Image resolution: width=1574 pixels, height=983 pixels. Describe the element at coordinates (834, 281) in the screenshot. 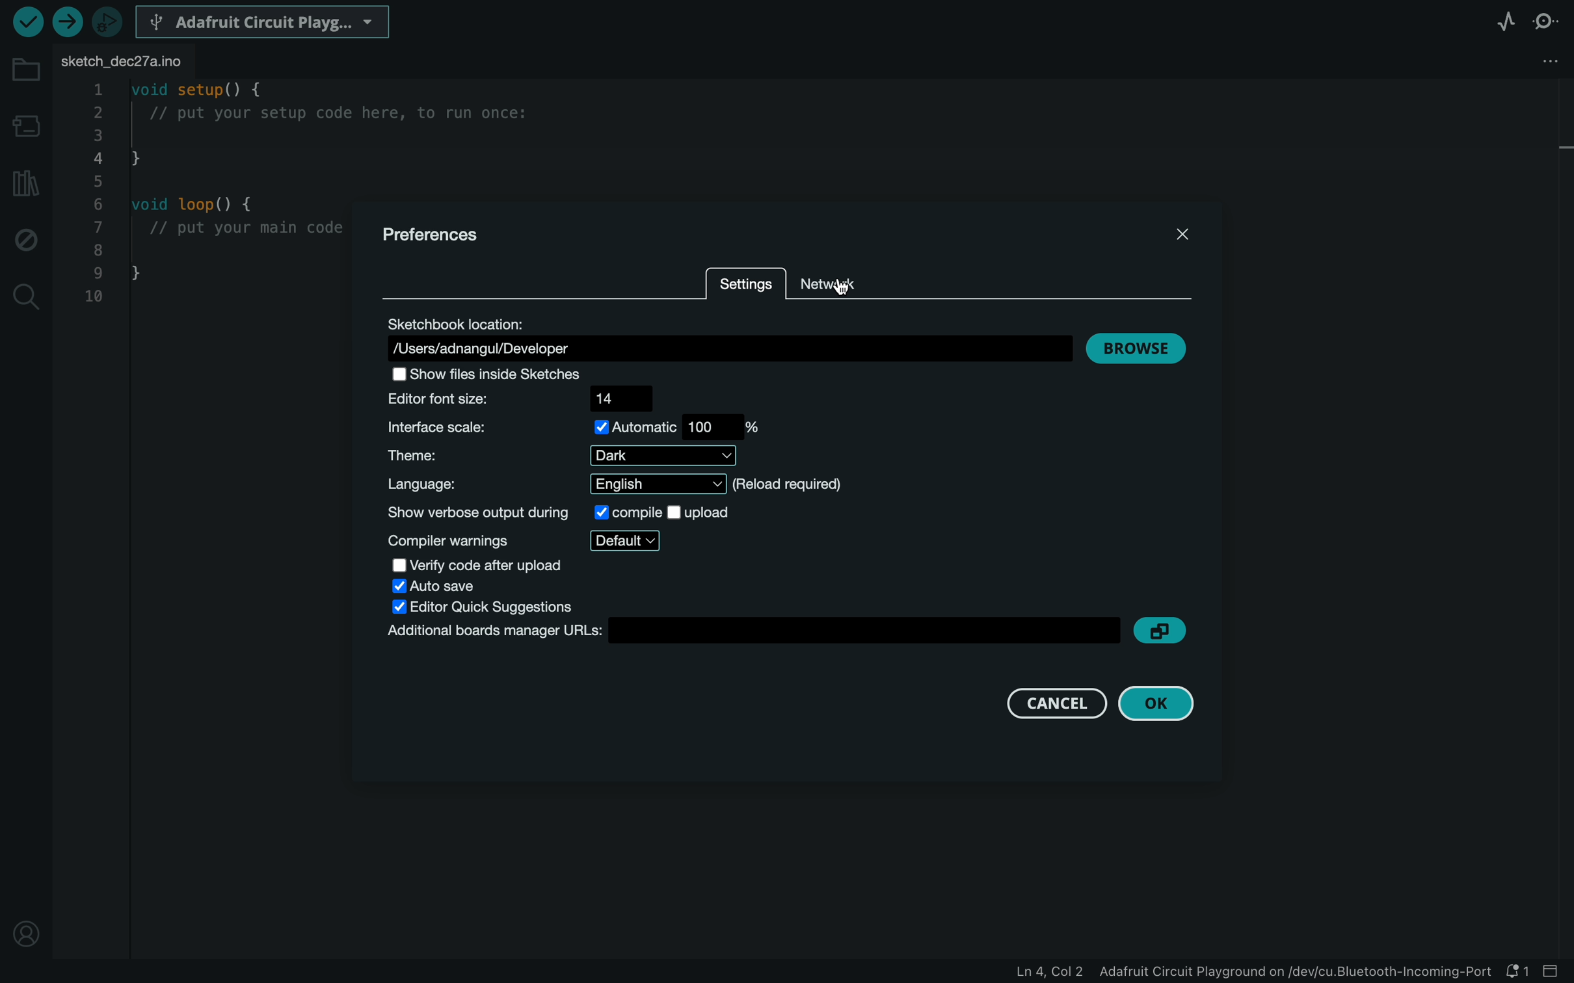

I see `network` at that location.